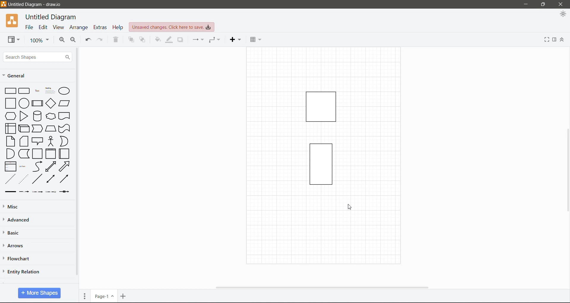 The image size is (570, 303). I want to click on Advanced, so click(20, 220).